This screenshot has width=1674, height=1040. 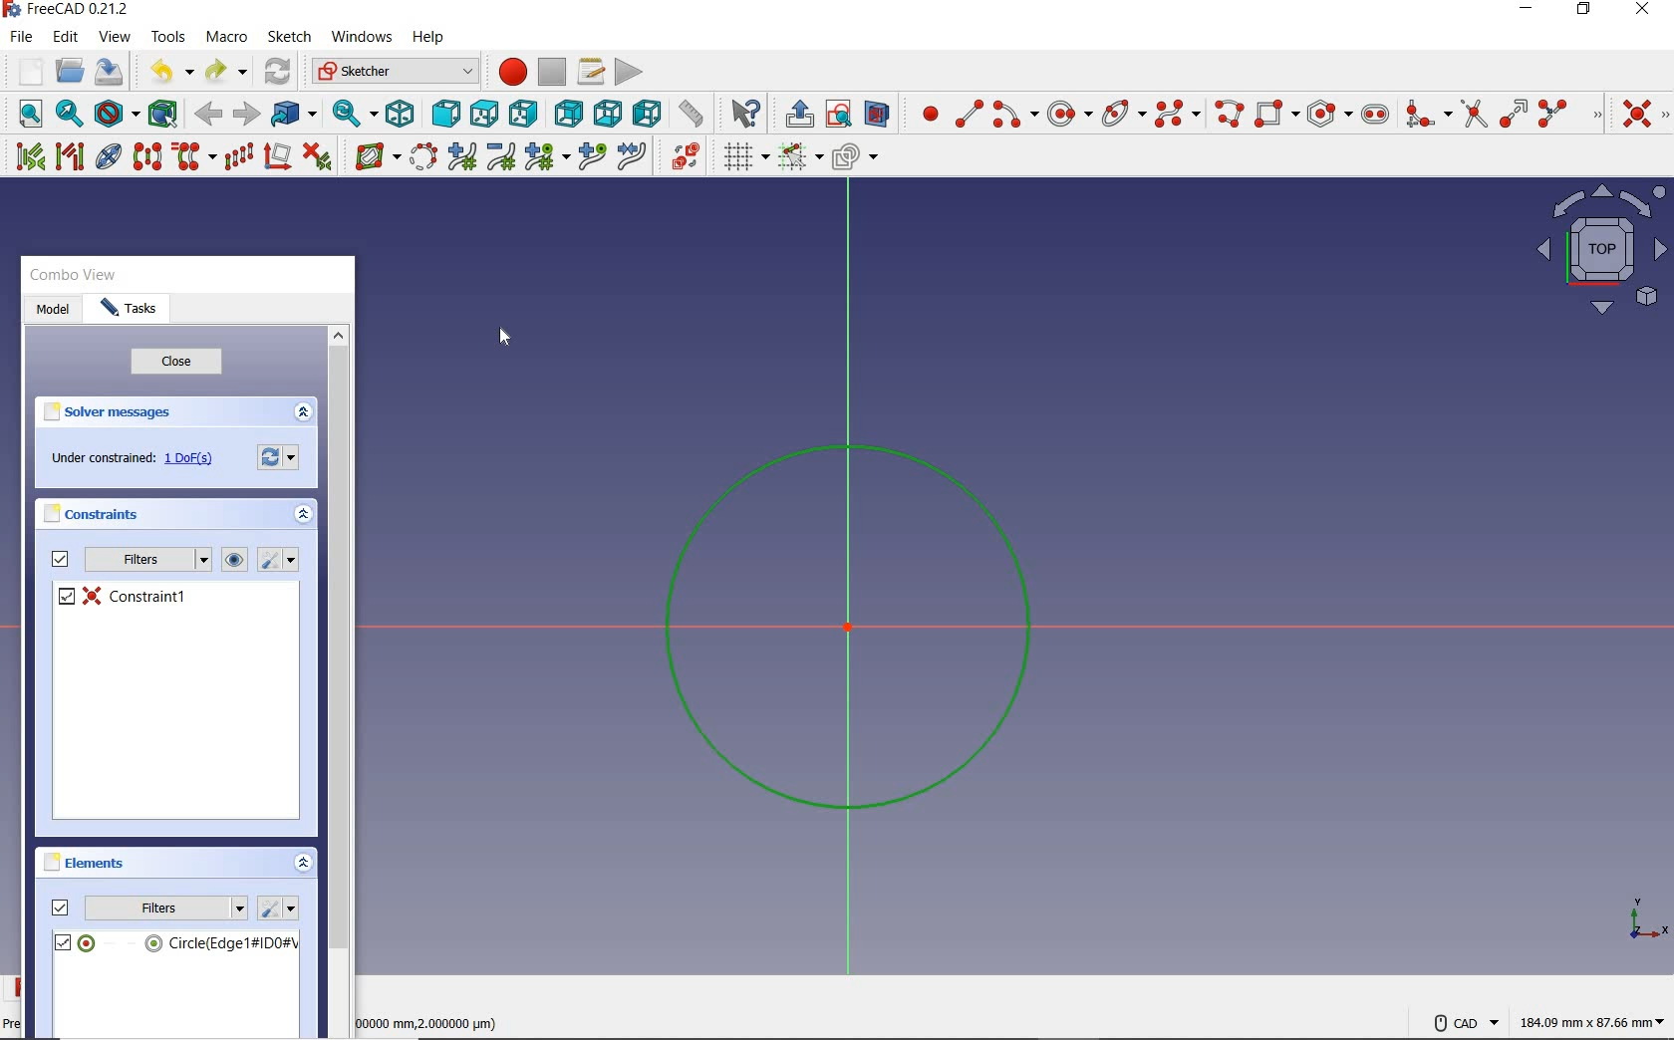 What do you see at coordinates (1472, 114) in the screenshot?
I see `trim edge` at bounding box center [1472, 114].